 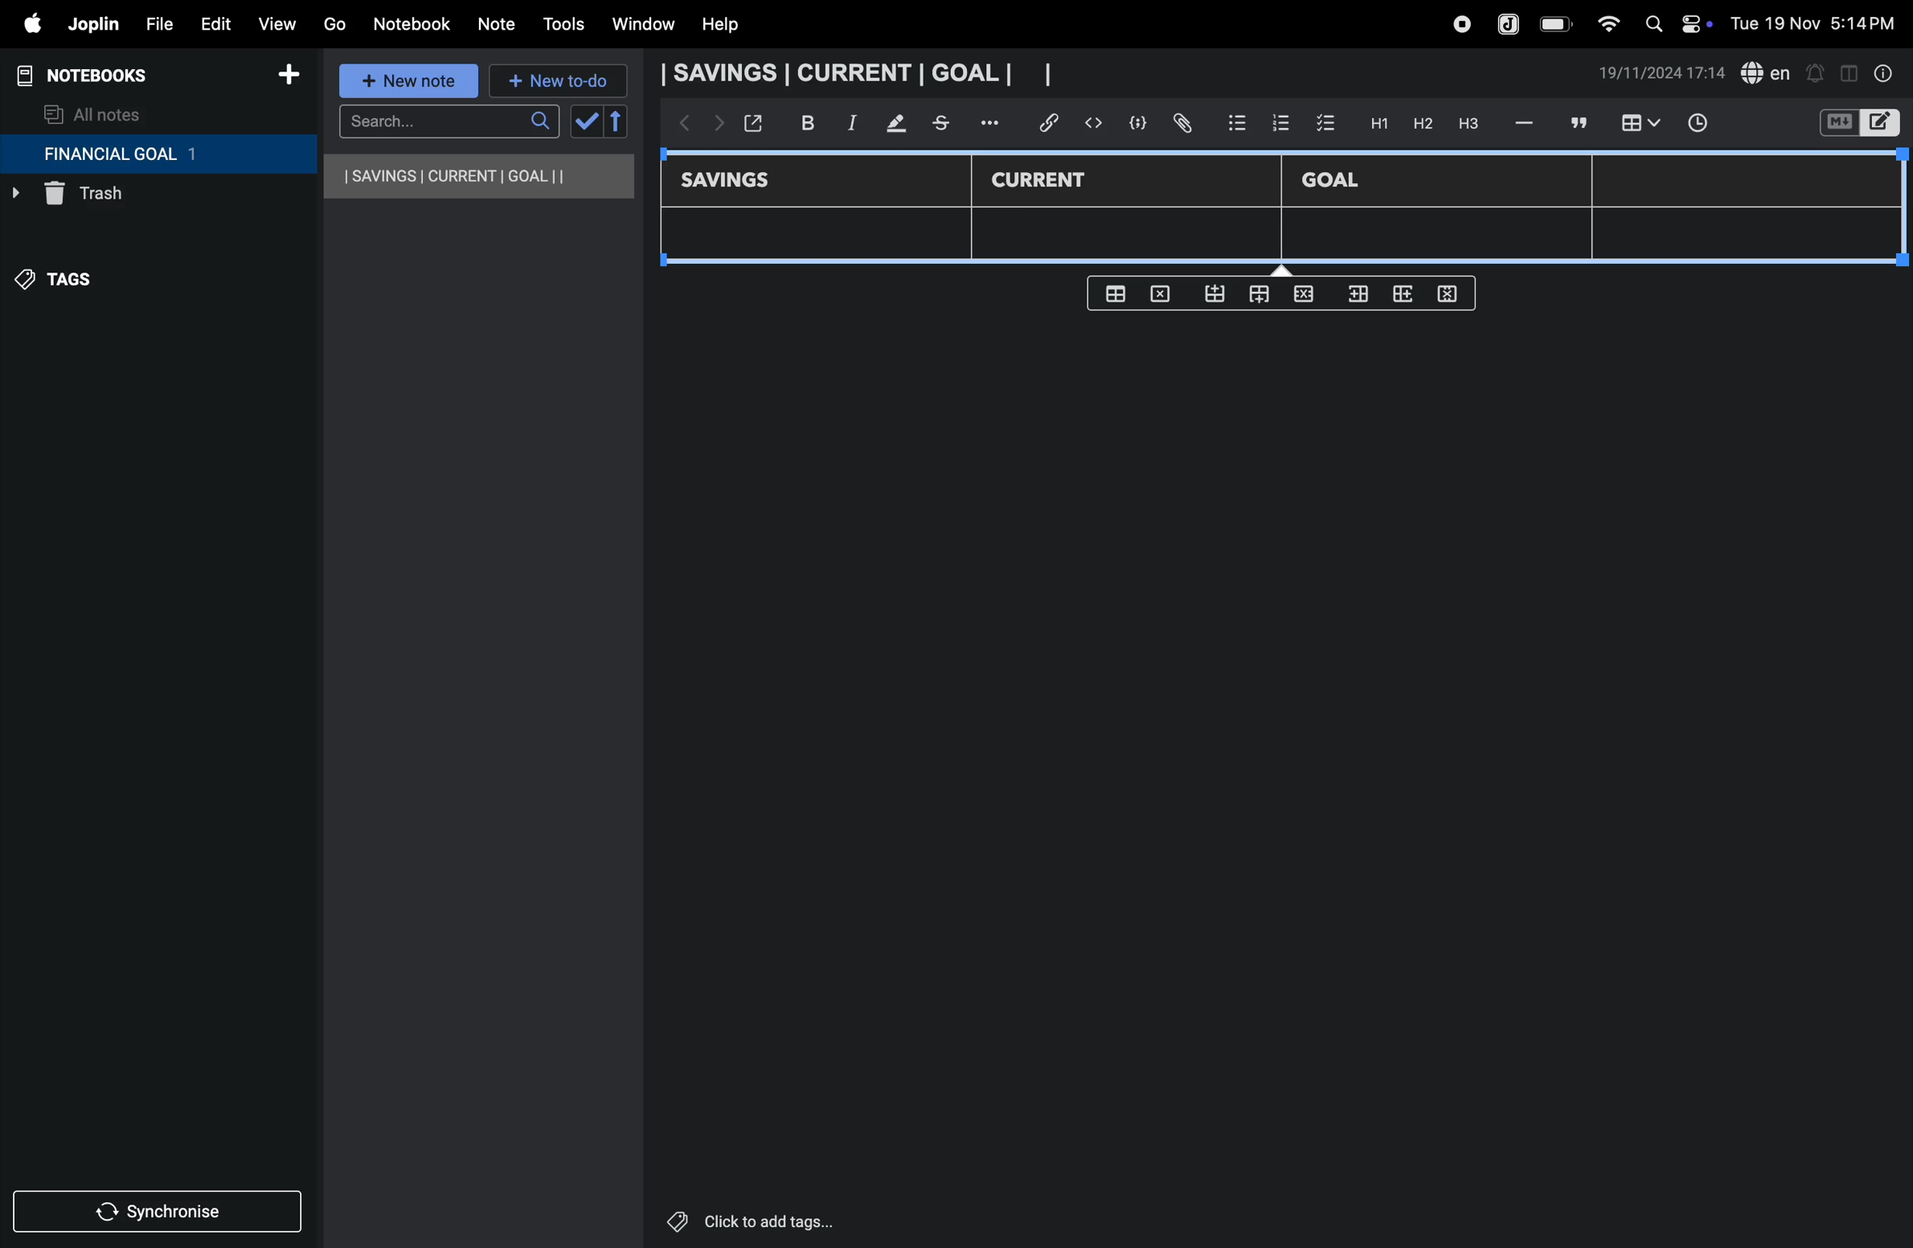 I want to click on savings, so click(x=737, y=182).